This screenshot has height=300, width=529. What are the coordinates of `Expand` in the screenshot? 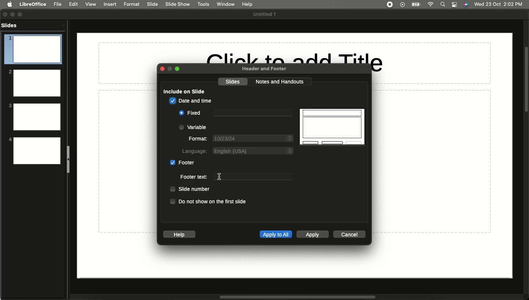 It's located at (180, 69).